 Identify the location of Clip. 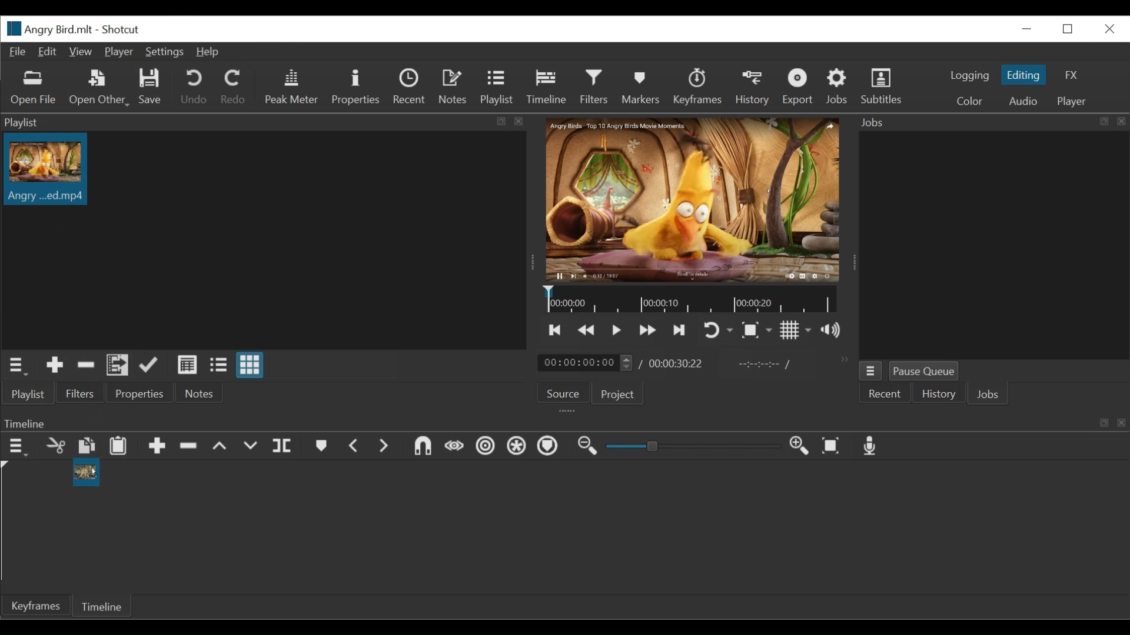
(86, 474).